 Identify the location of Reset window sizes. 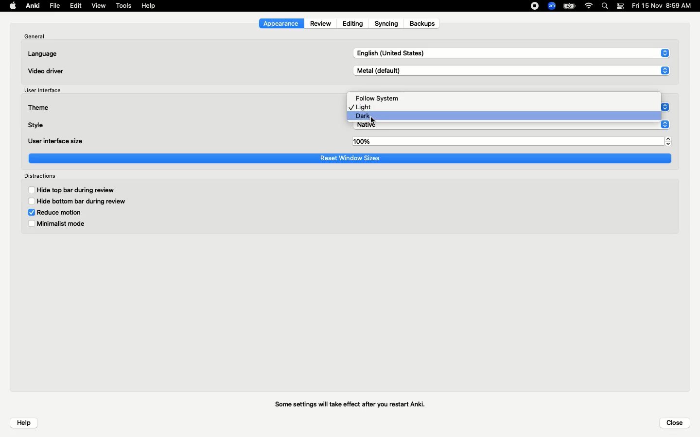
(351, 158).